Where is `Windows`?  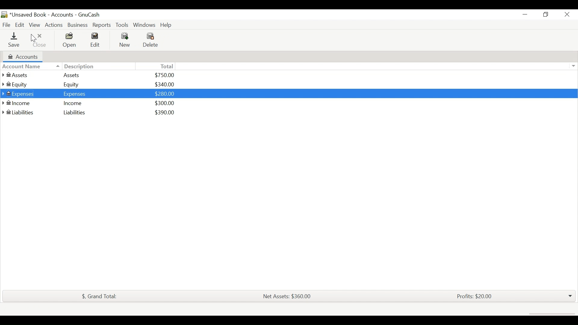
Windows is located at coordinates (144, 25).